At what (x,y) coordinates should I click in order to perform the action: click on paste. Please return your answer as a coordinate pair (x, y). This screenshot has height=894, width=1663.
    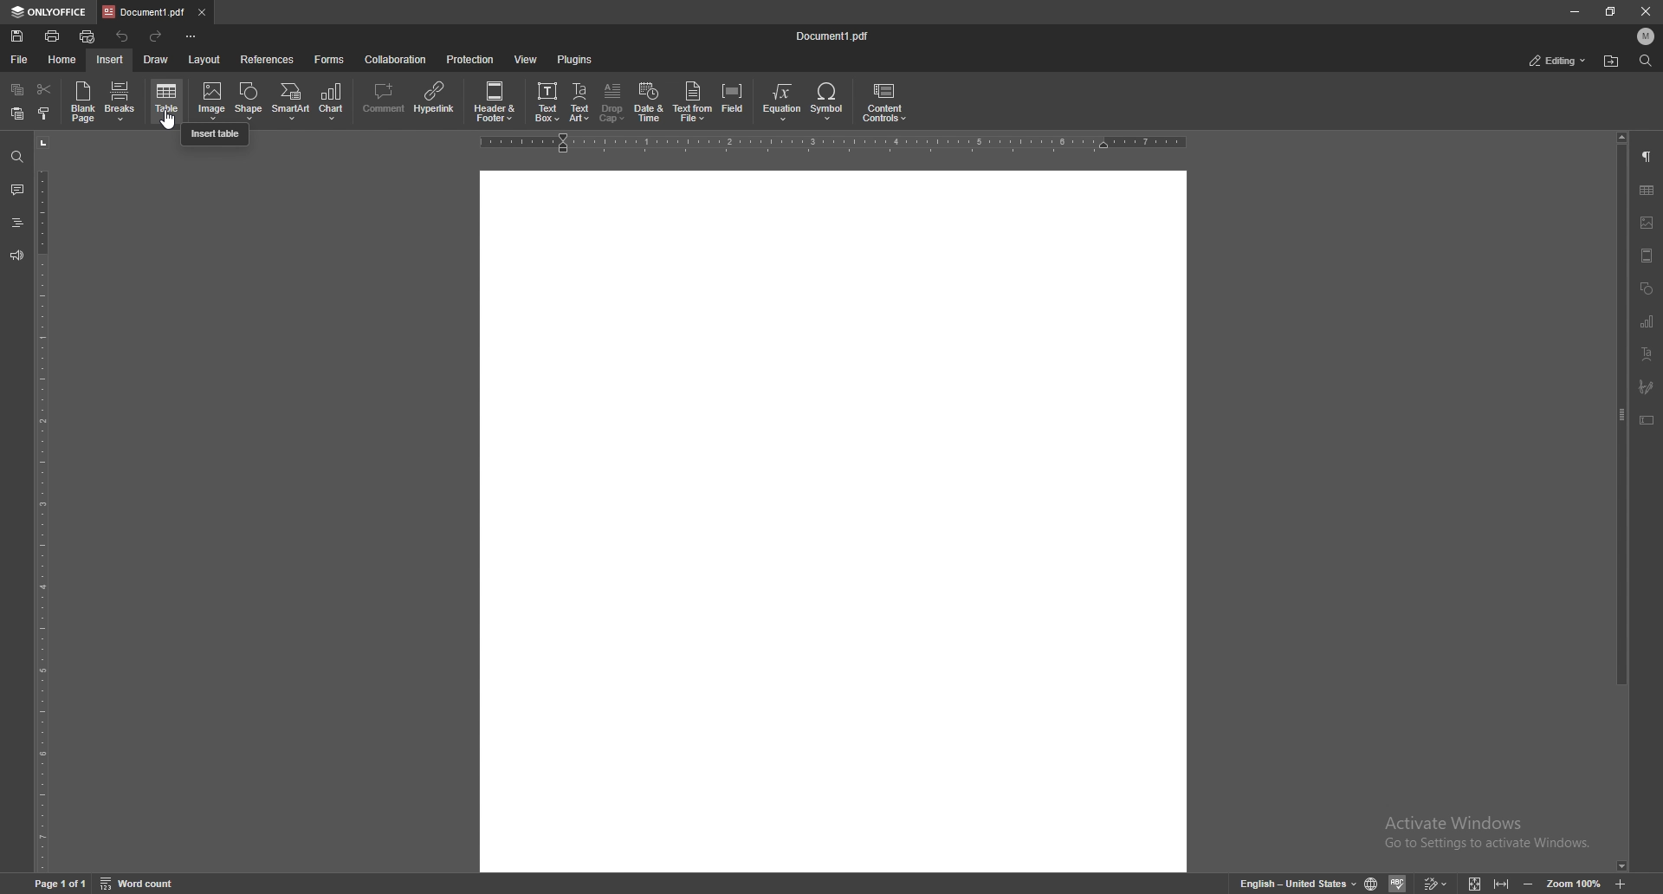
    Looking at the image, I should click on (17, 113).